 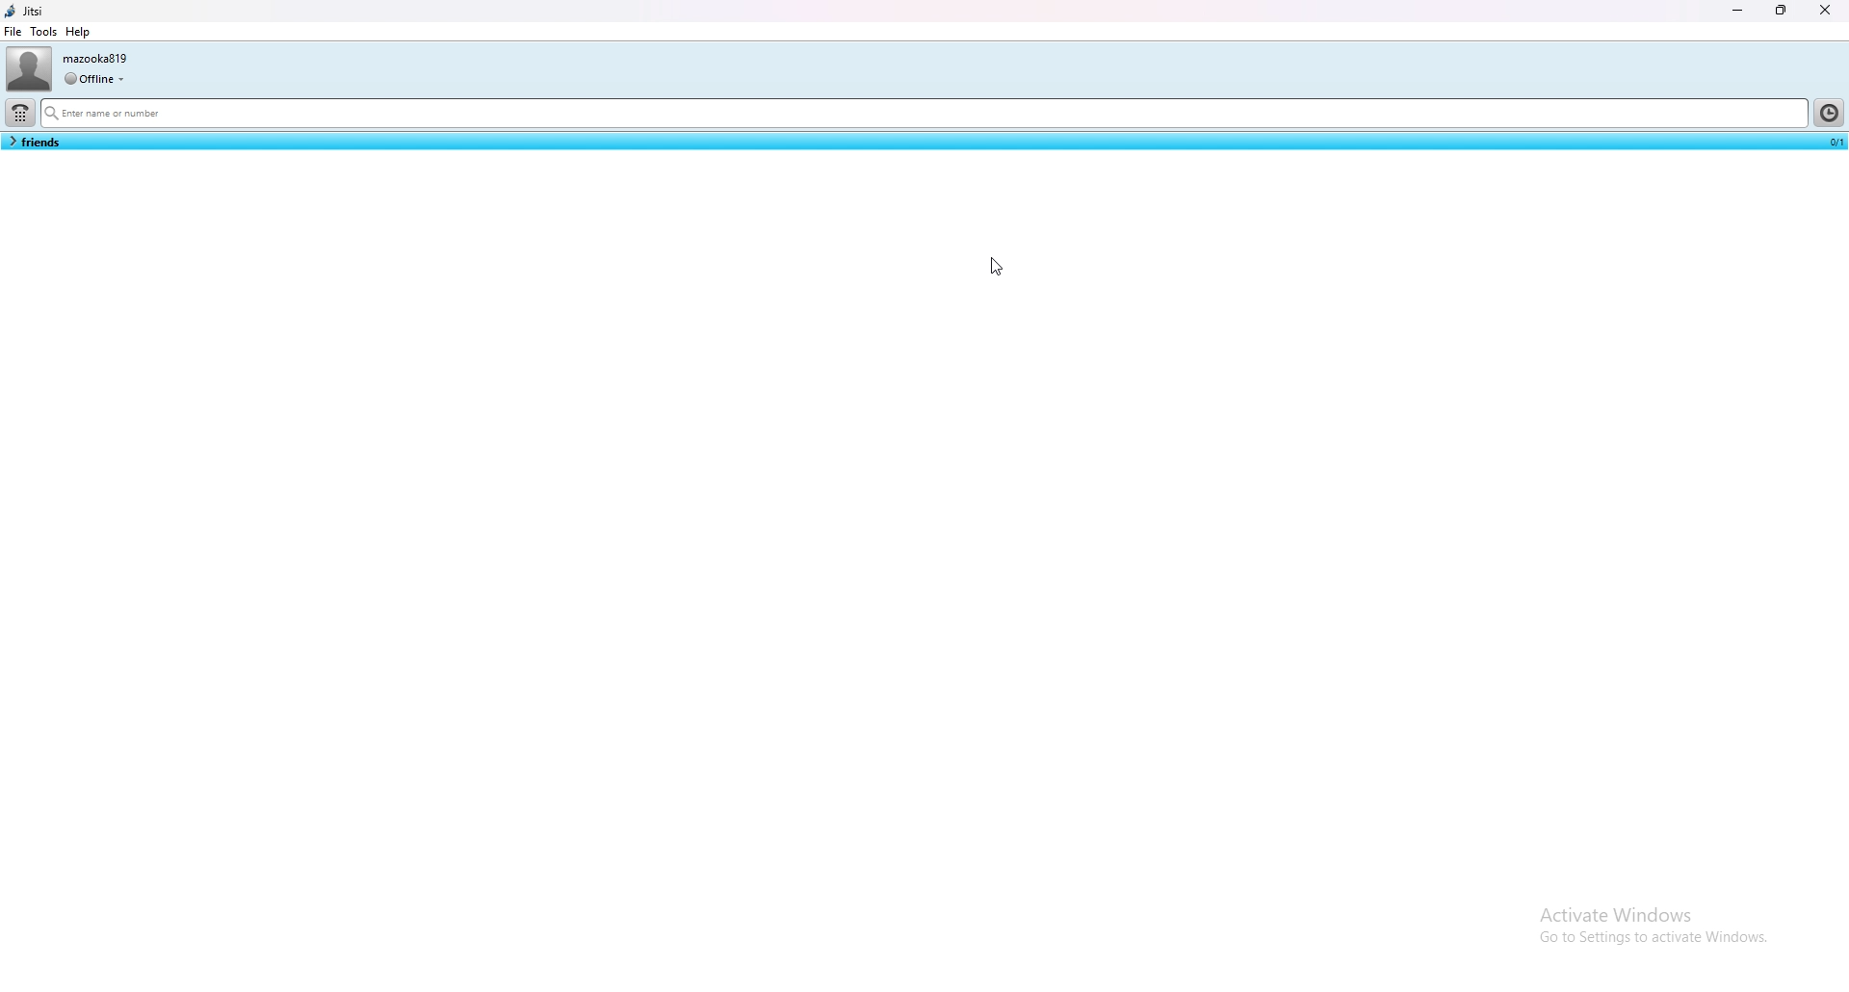 I want to click on user photo, so click(x=28, y=68).